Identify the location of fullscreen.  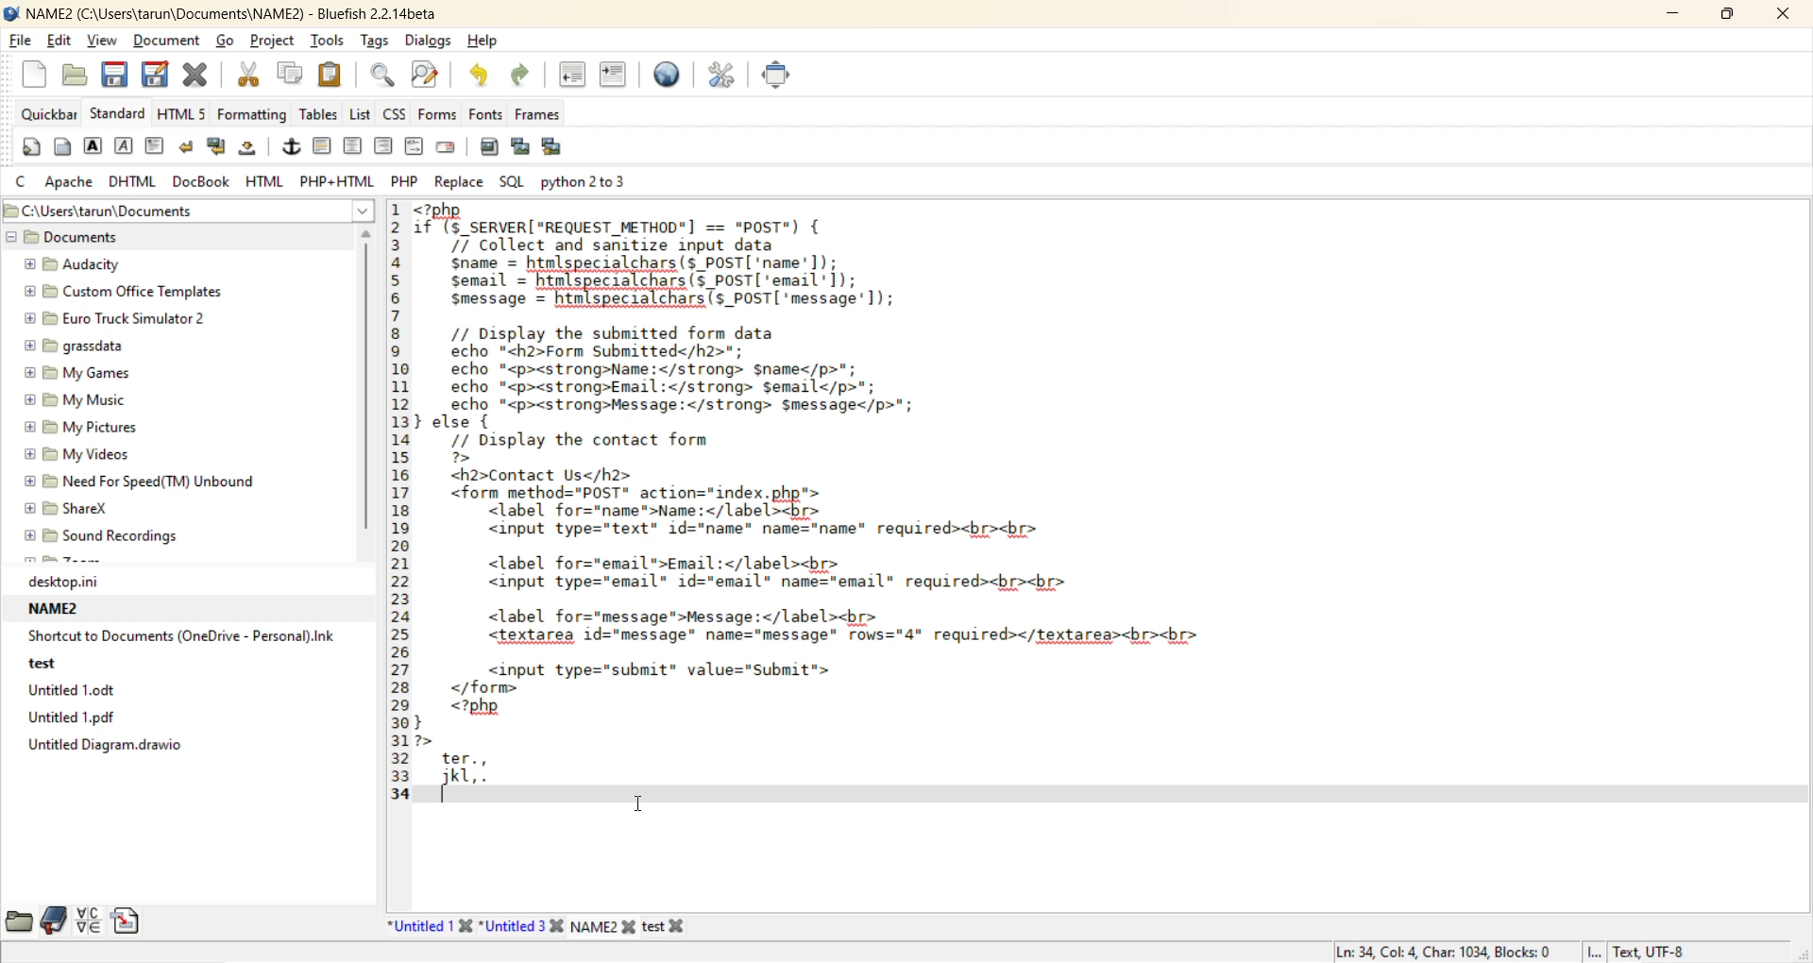
(775, 73).